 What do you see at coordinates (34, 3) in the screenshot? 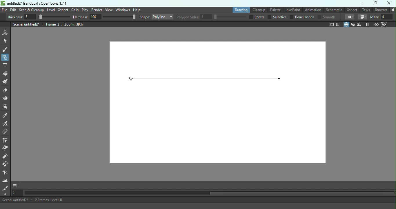
I see `untitled2* [sandbox] : OpenToonz 1.7.1` at bounding box center [34, 3].